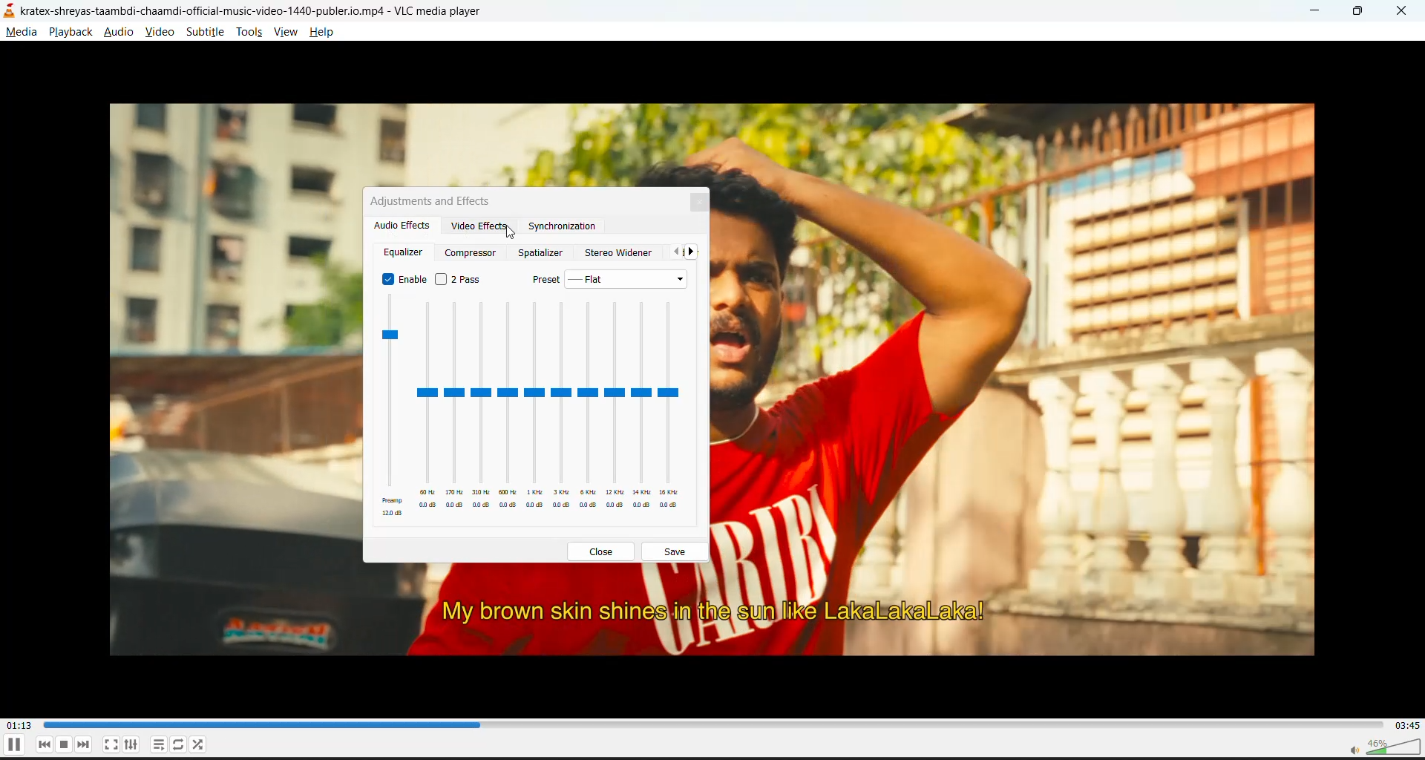  Describe the element at coordinates (177, 745) in the screenshot. I see `loop` at that location.